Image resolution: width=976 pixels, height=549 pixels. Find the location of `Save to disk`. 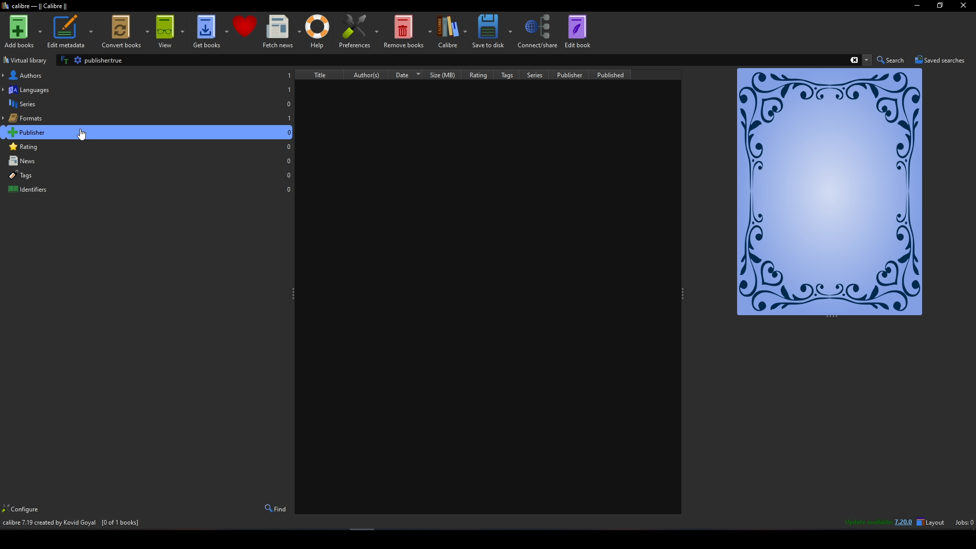

Save to disk is located at coordinates (491, 30).